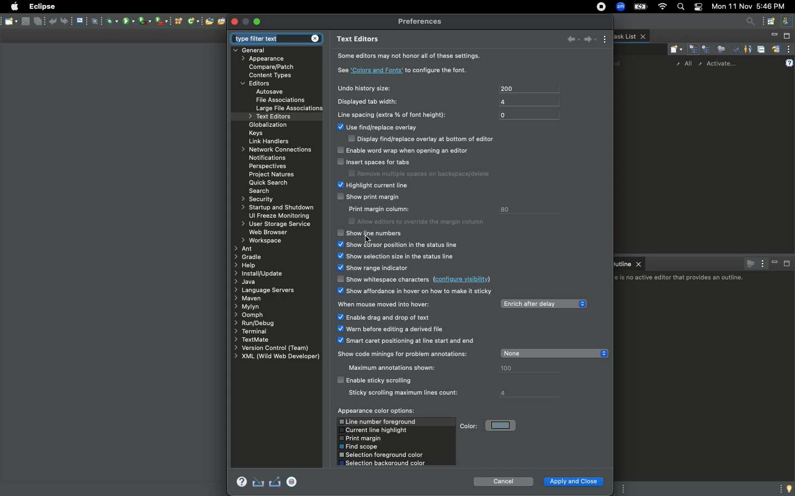 This screenshot has width=795, height=496. I want to click on Recording, so click(599, 7).